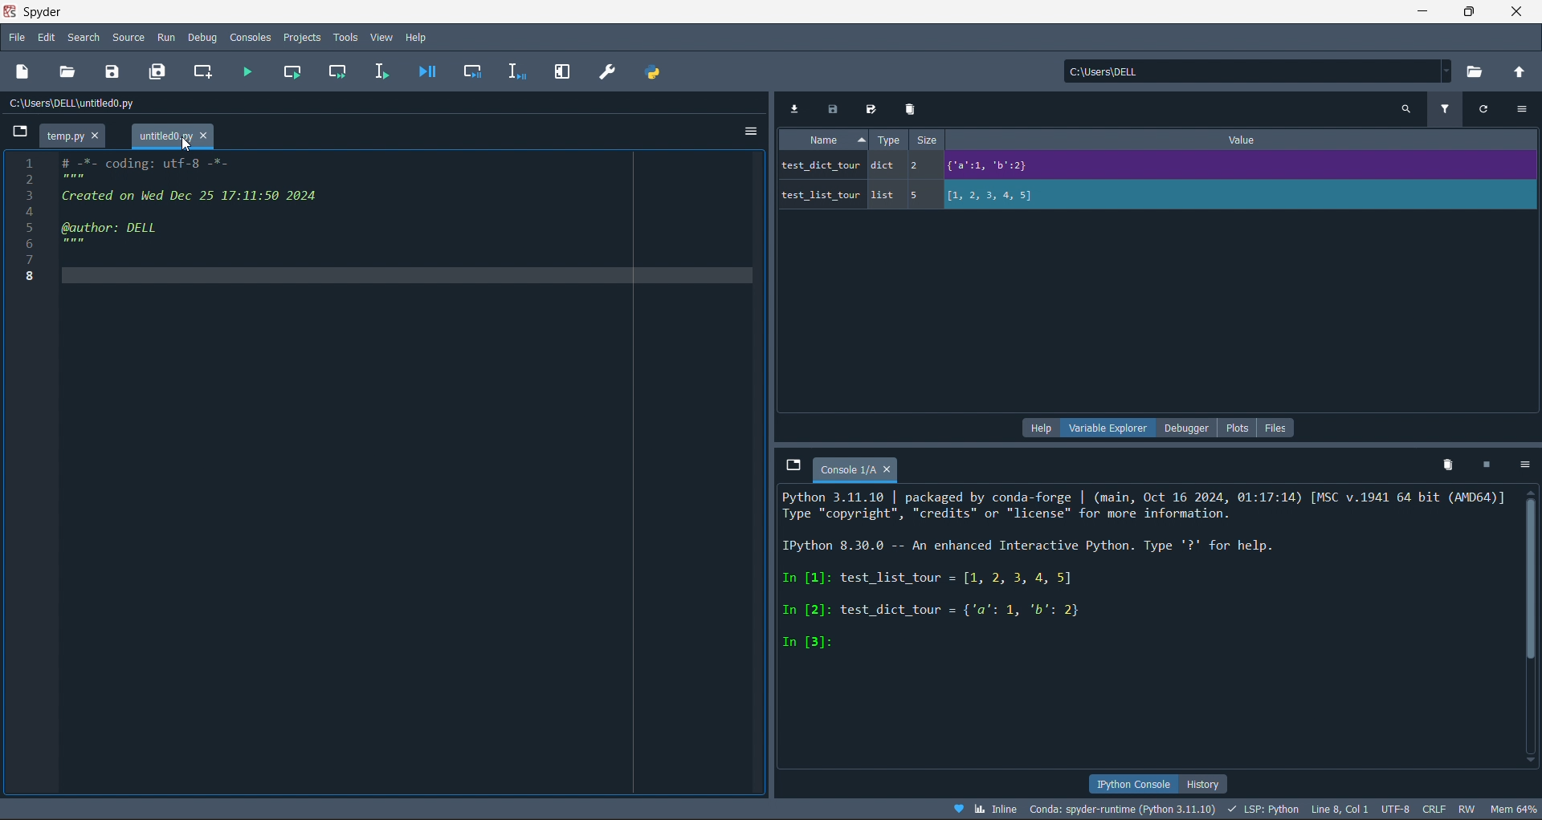 This screenshot has width=1542, height=820. I want to click on create cell, so click(202, 71).